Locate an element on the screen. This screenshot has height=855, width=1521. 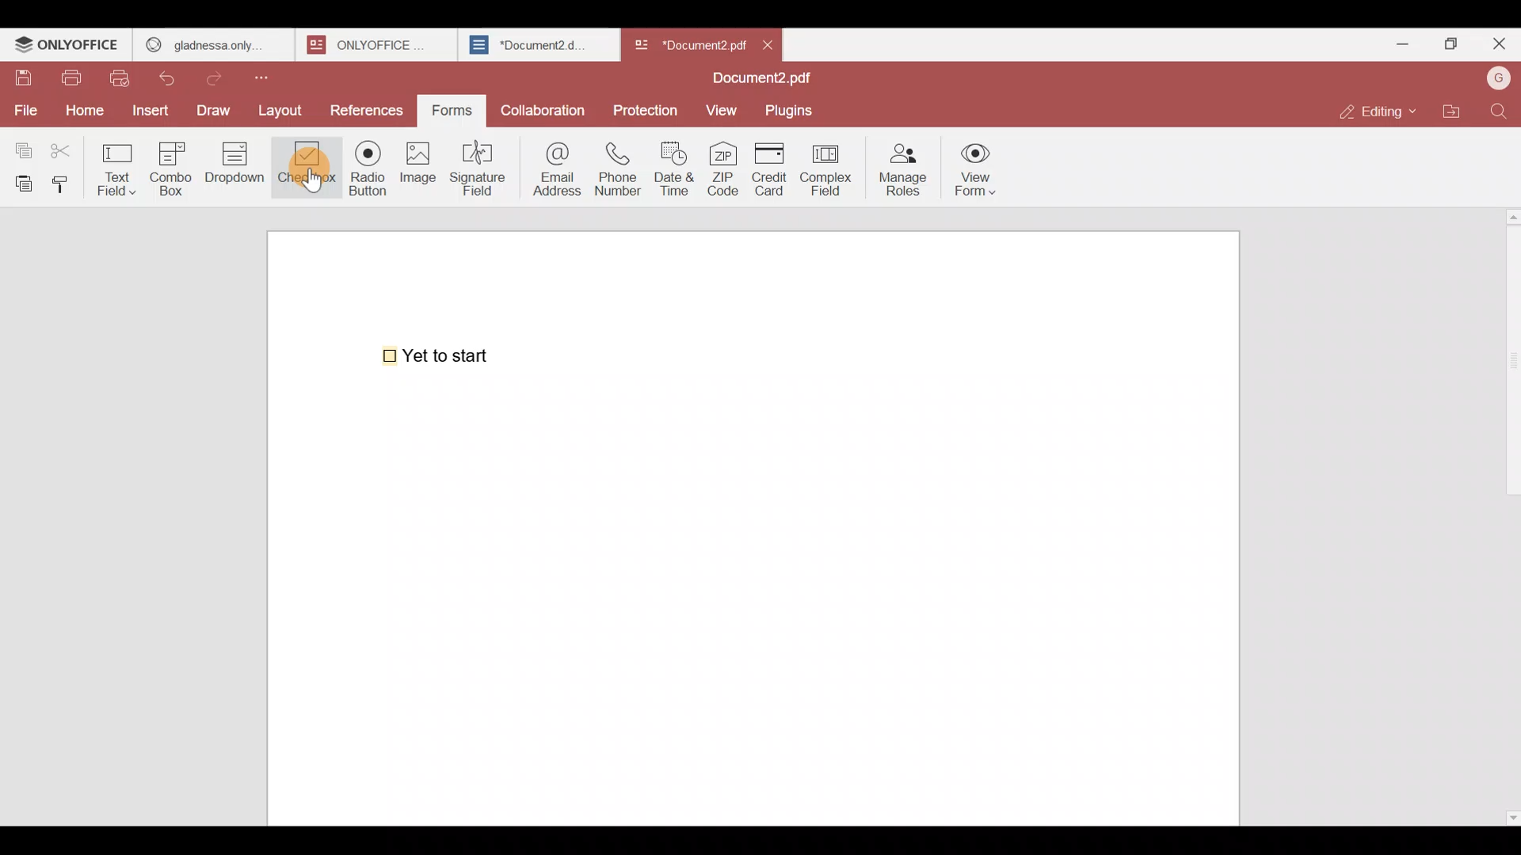
Text field is located at coordinates (120, 165).